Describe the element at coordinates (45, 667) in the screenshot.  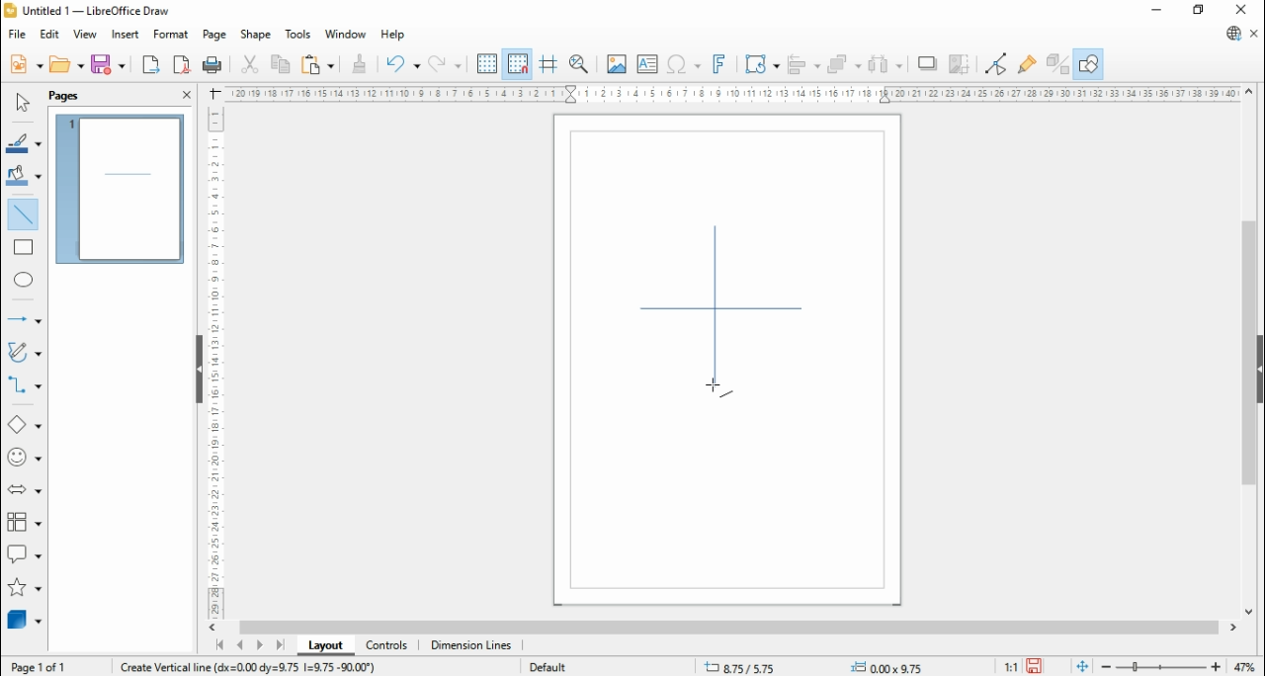
I see `page 1 of 1` at that location.